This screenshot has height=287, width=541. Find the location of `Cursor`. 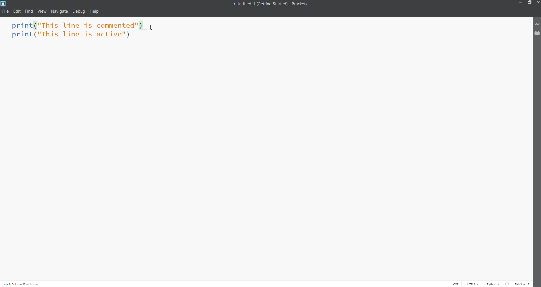

Cursor is located at coordinates (152, 27).